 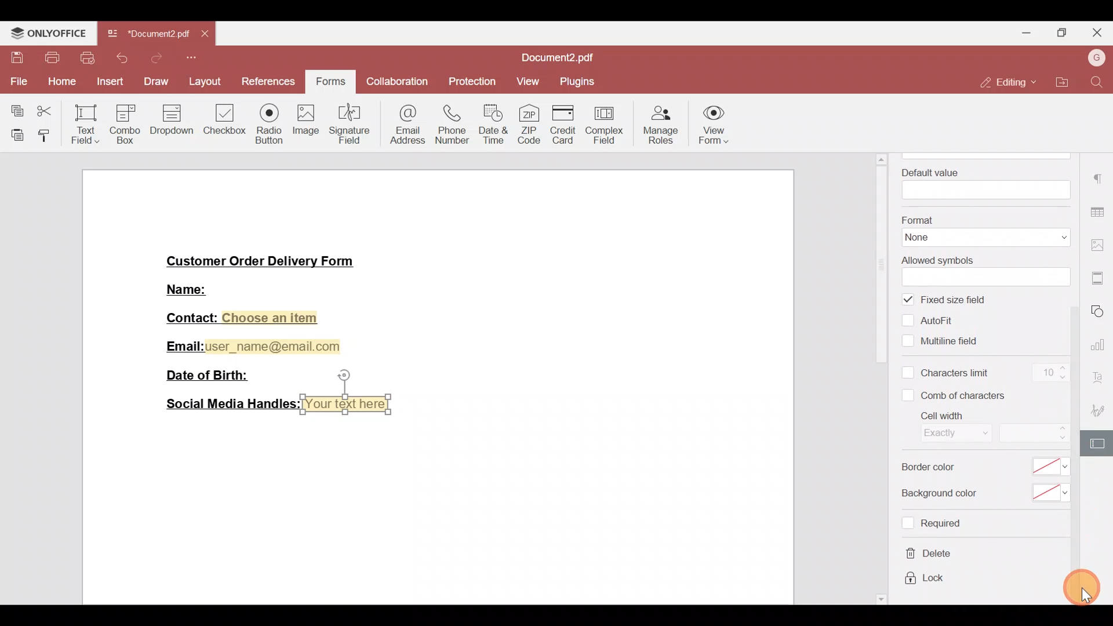 I want to click on Layout, so click(x=203, y=80).